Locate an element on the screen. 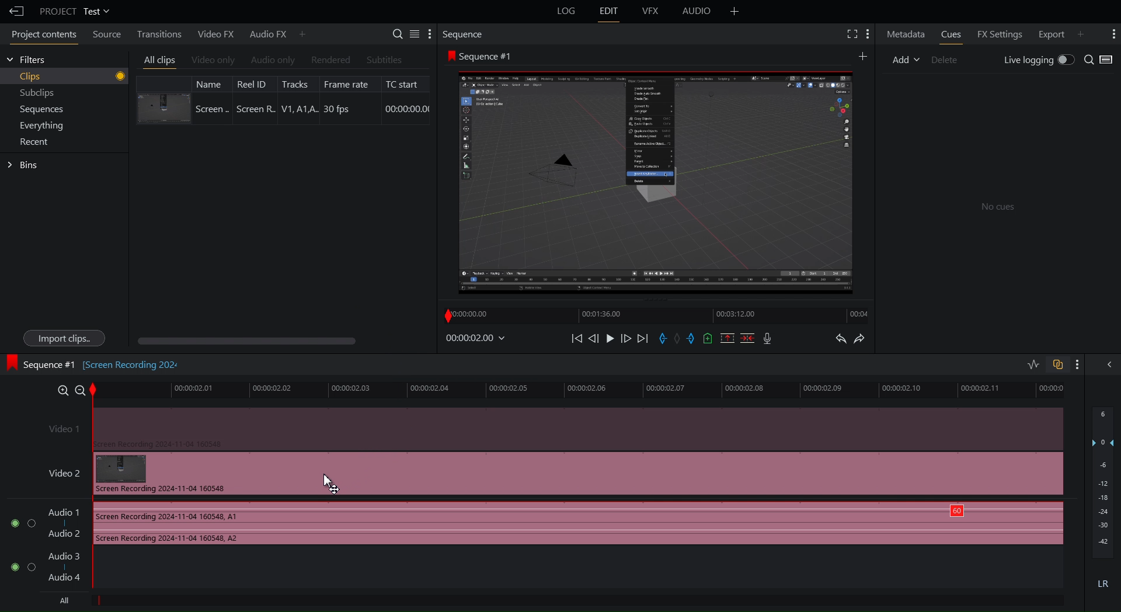  Preview  is located at coordinates (656, 180).